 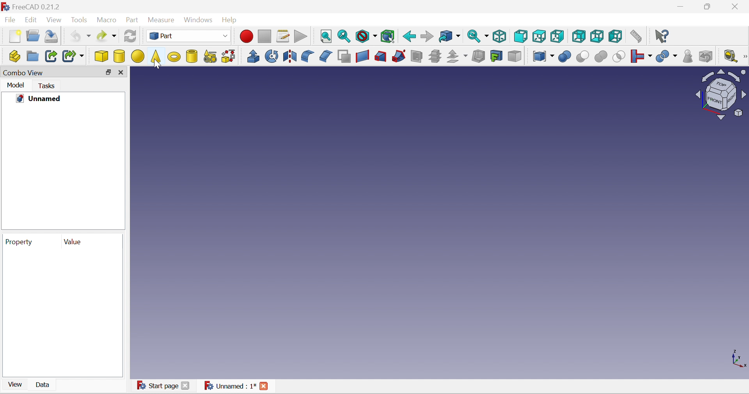 What do you see at coordinates (72, 56) in the screenshot?
I see `Make sub-link` at bounding box center [72, 56].